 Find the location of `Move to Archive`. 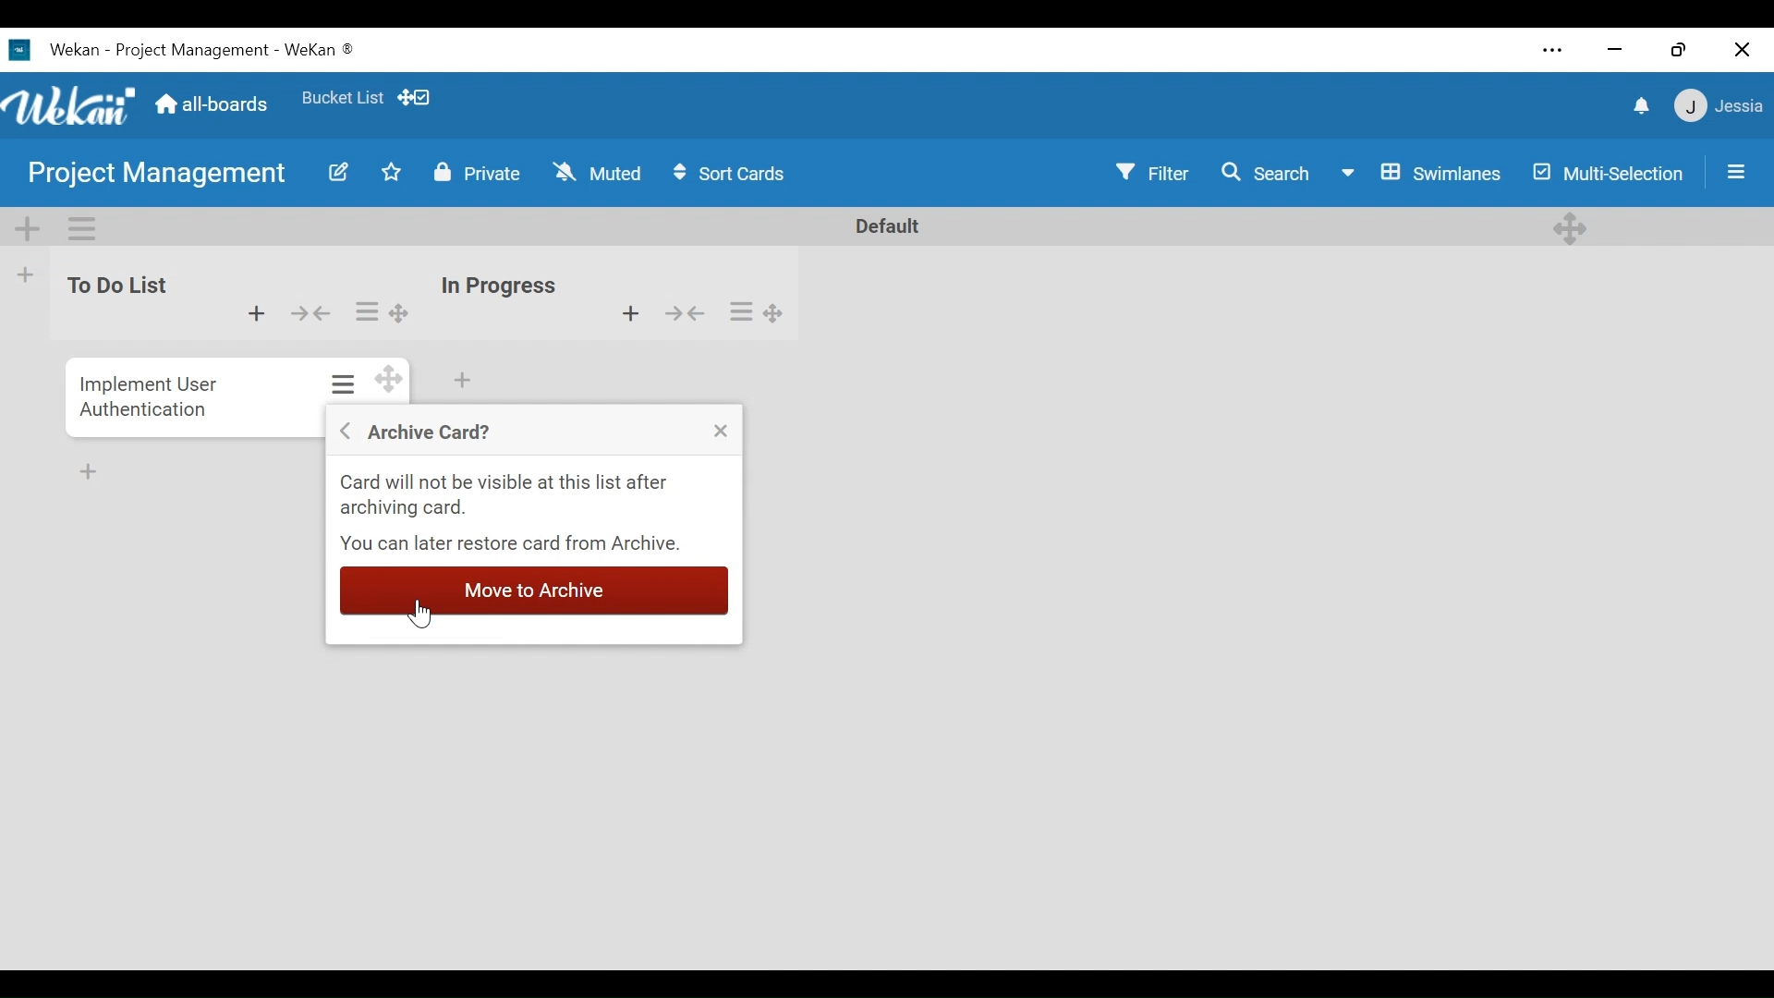

Move to Archive is located at coordinates (533, 589).